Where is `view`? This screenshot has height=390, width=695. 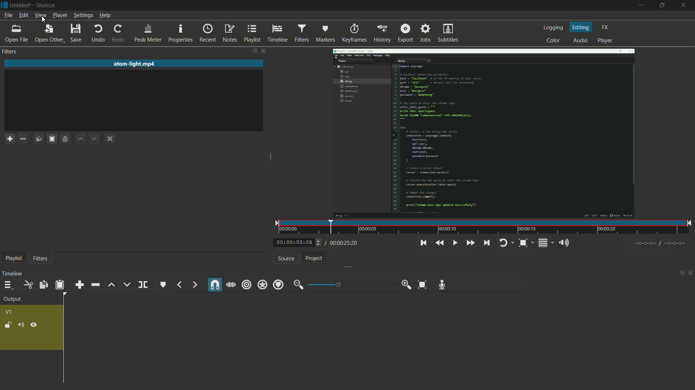 view is located at coordinates (40, 14).